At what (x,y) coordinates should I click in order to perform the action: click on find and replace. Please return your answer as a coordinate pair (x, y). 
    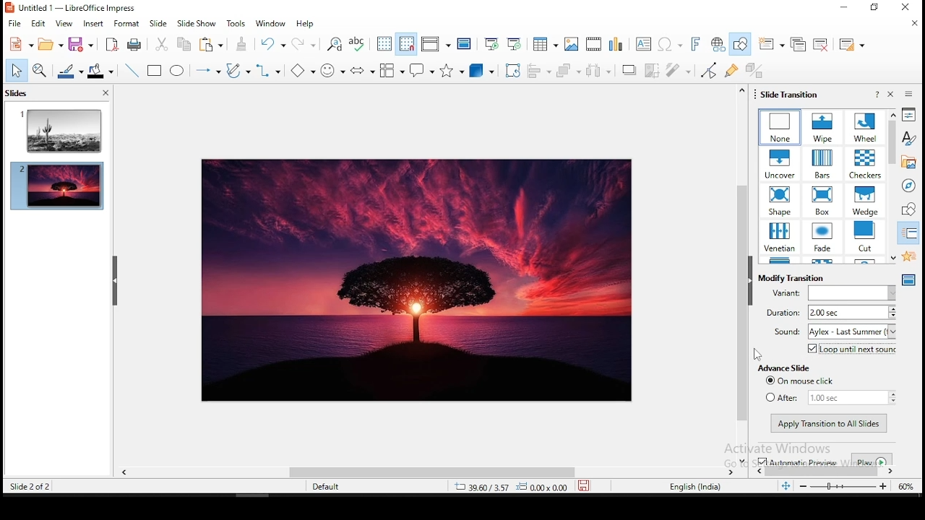
    Looking at the image, I should click on (336, 44).